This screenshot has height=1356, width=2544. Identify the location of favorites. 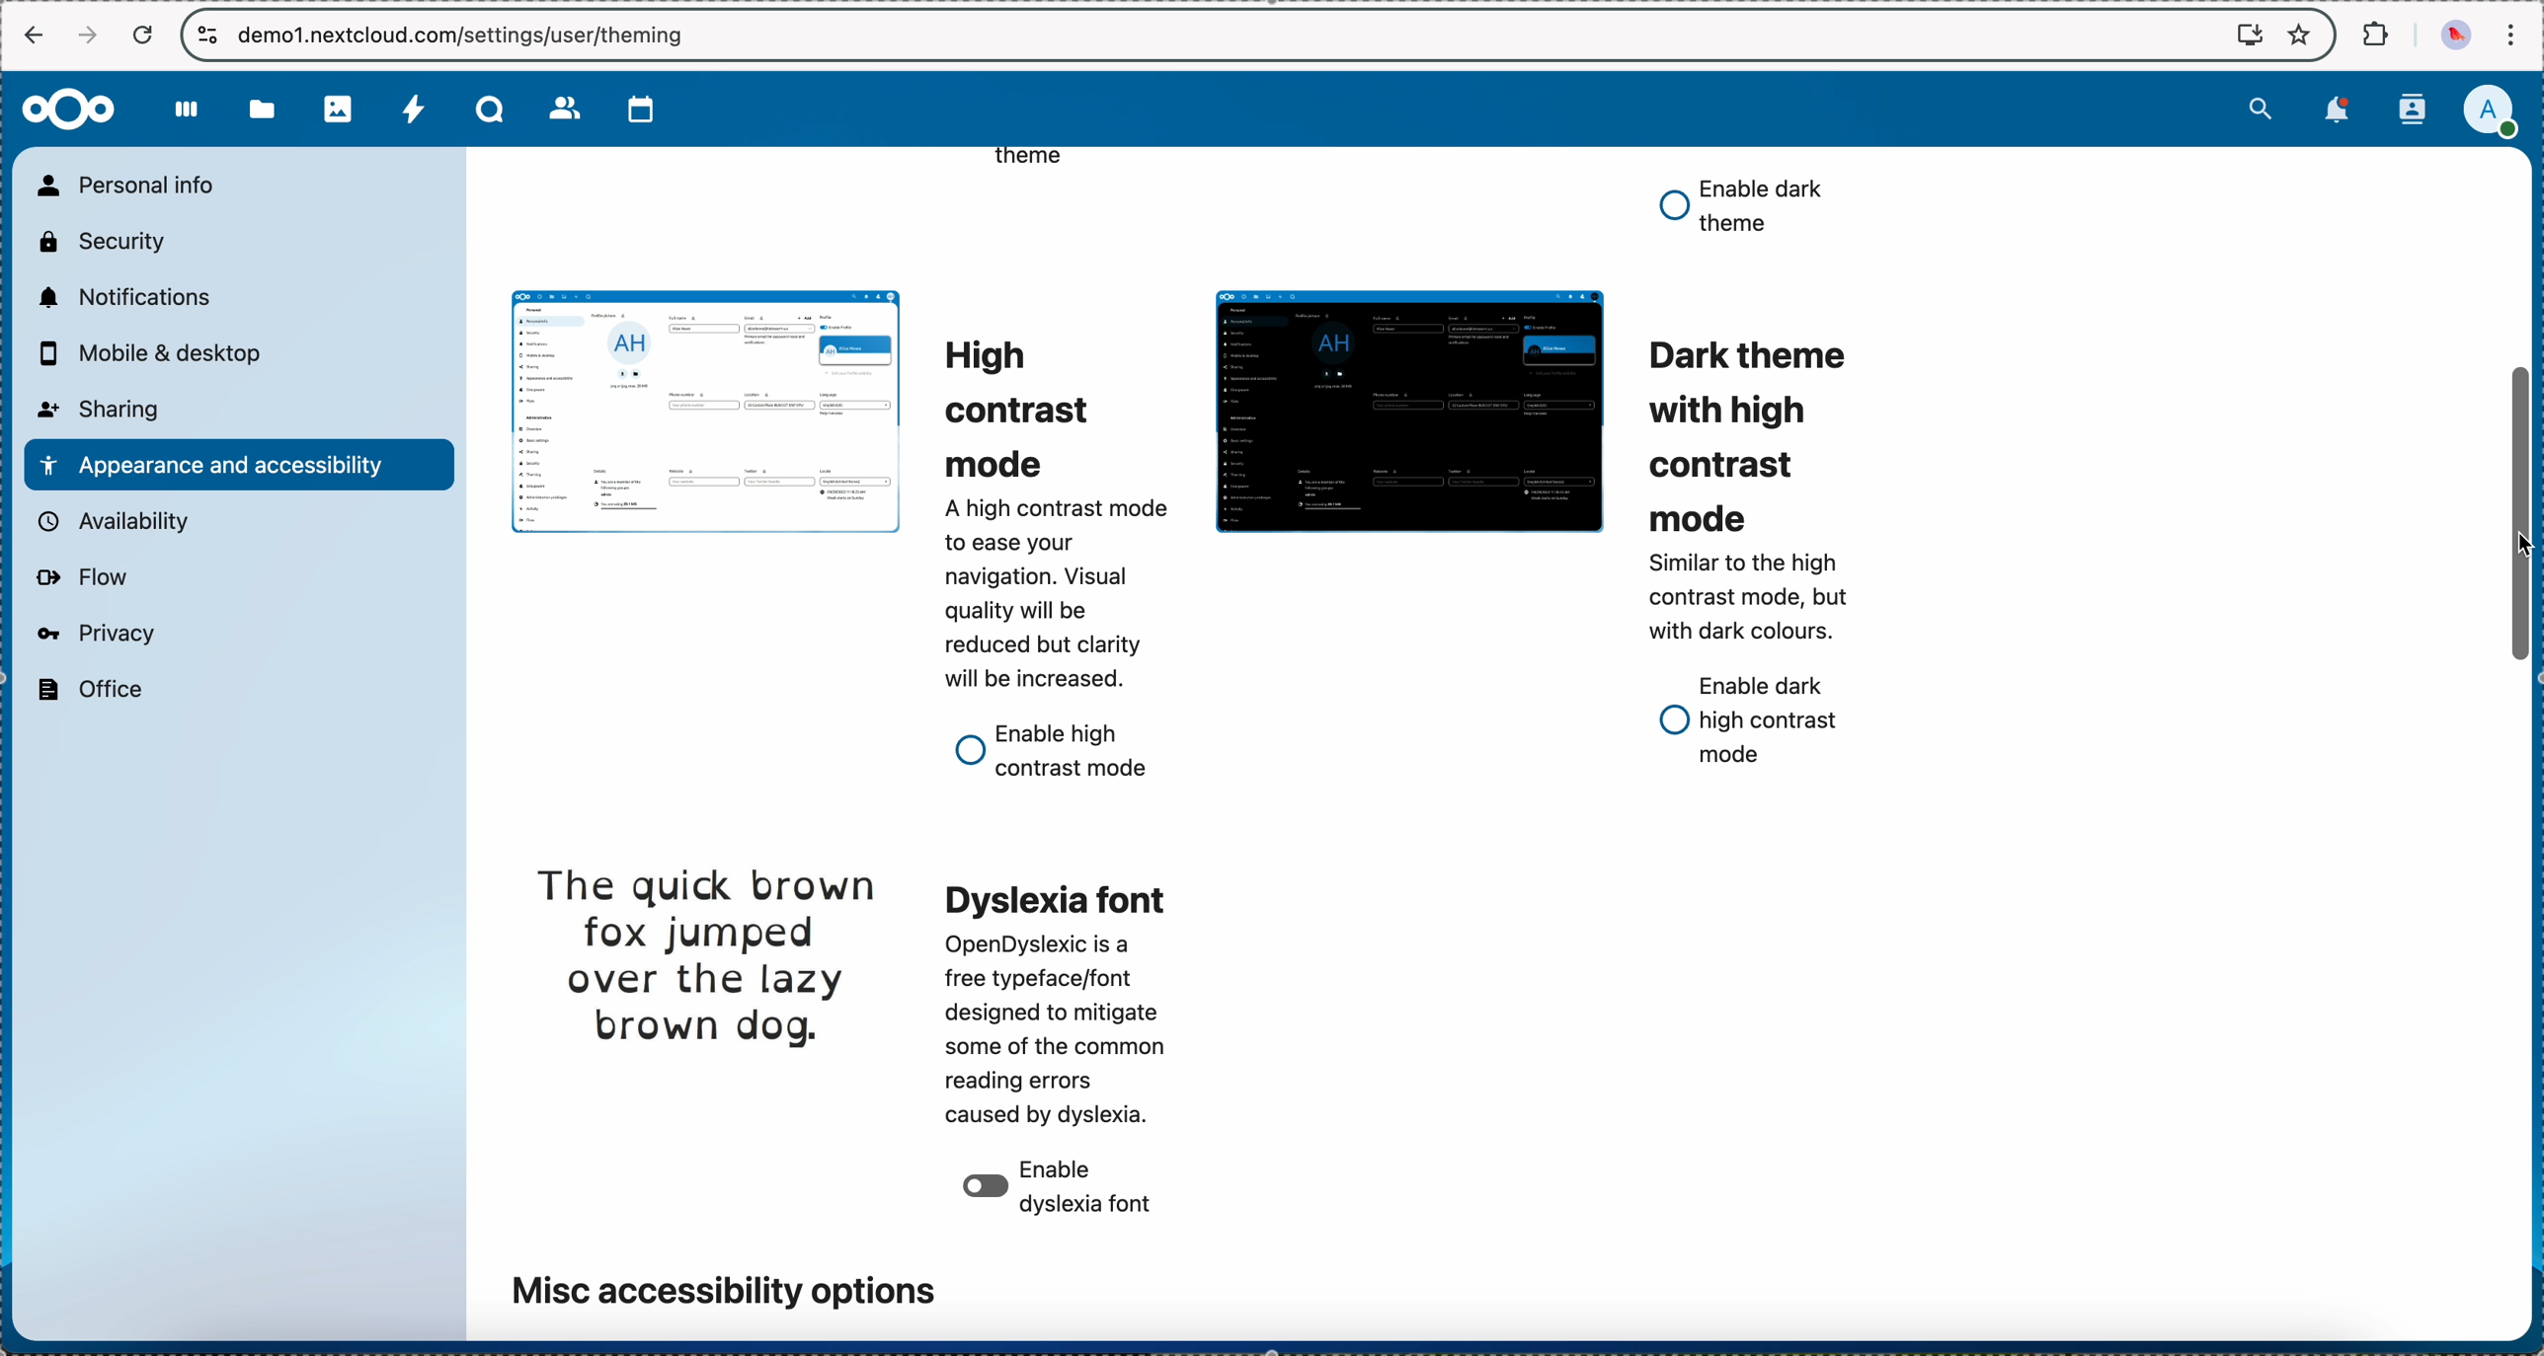
(2302, 33).